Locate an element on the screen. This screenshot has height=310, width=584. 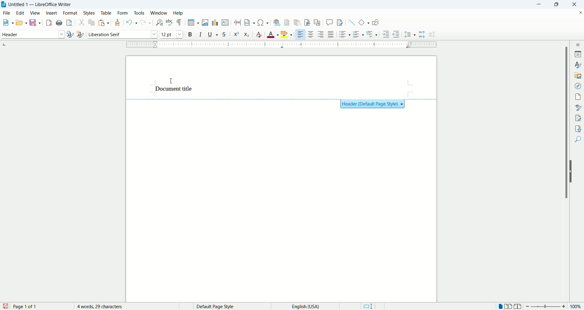
spell check is located at coordinates (169, 22).